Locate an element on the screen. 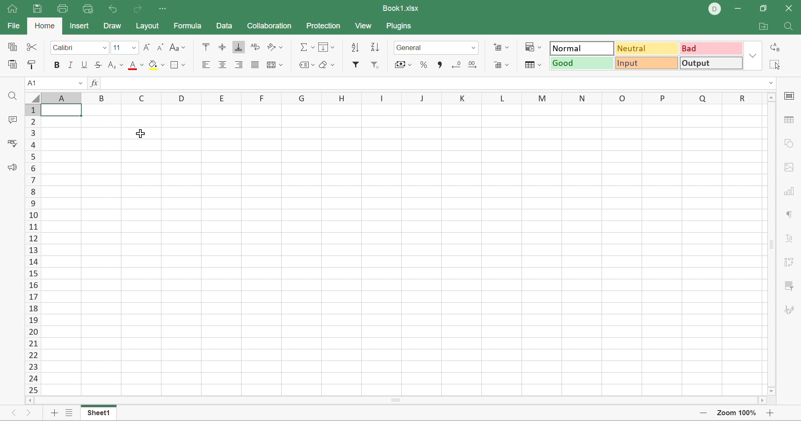  Strikethrough is located at coordinates (99, 66).